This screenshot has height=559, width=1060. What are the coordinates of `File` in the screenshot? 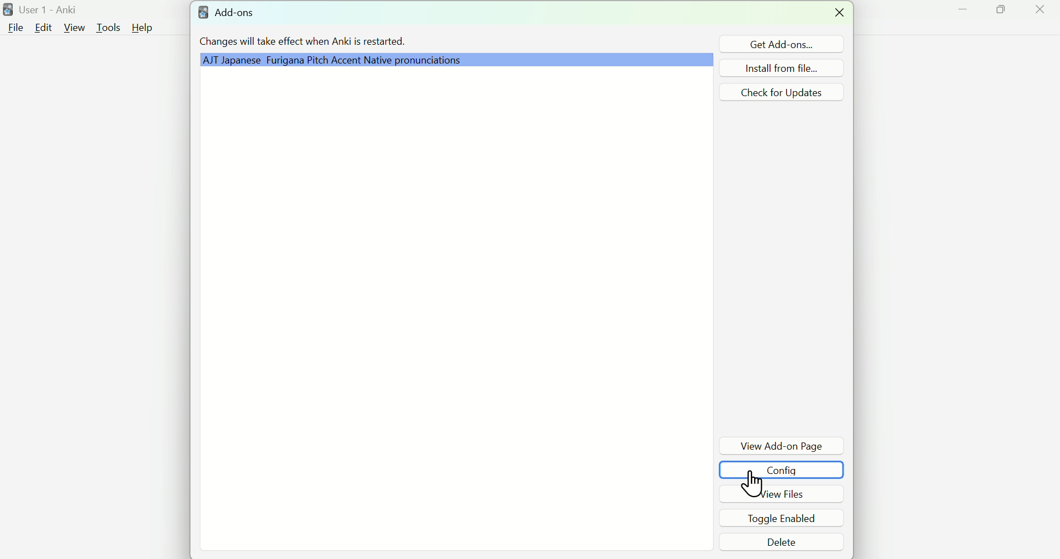 It's located at (14, 29).